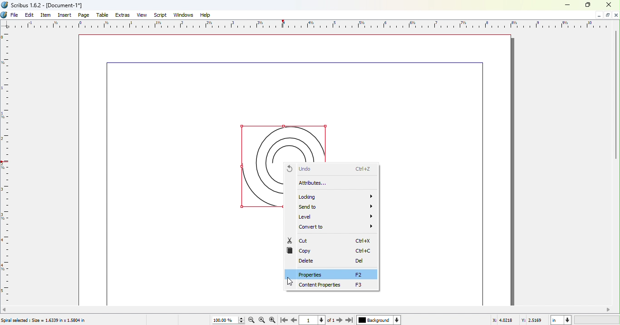  Describe the element at coordinates (338, 228) in the screenshot. I see `Convert` at that location.